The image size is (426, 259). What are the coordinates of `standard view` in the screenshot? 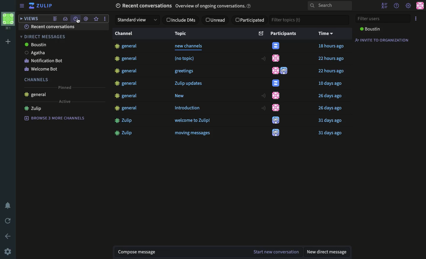 It's located at (138, 20).